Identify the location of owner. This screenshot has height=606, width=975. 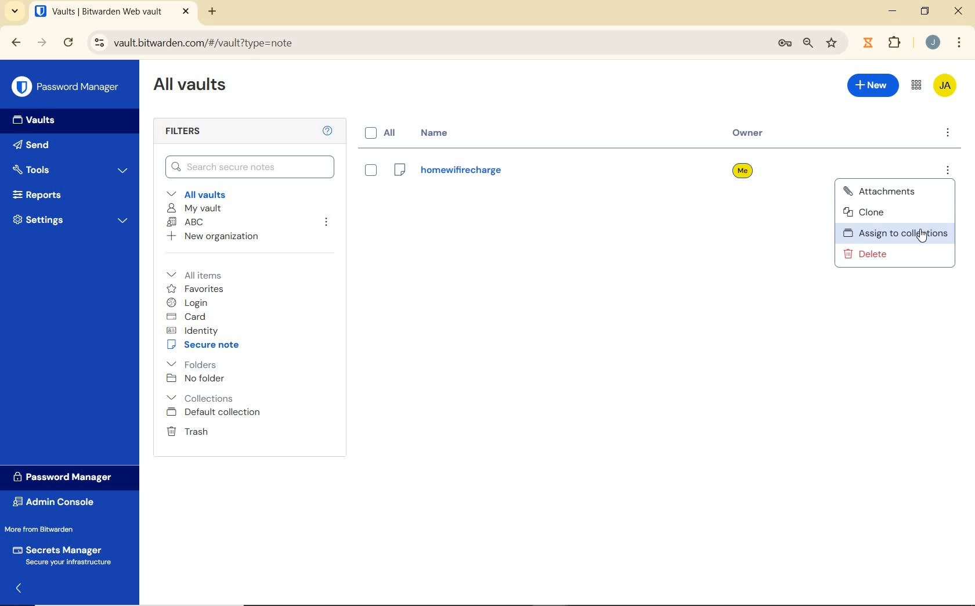
(752, 134).